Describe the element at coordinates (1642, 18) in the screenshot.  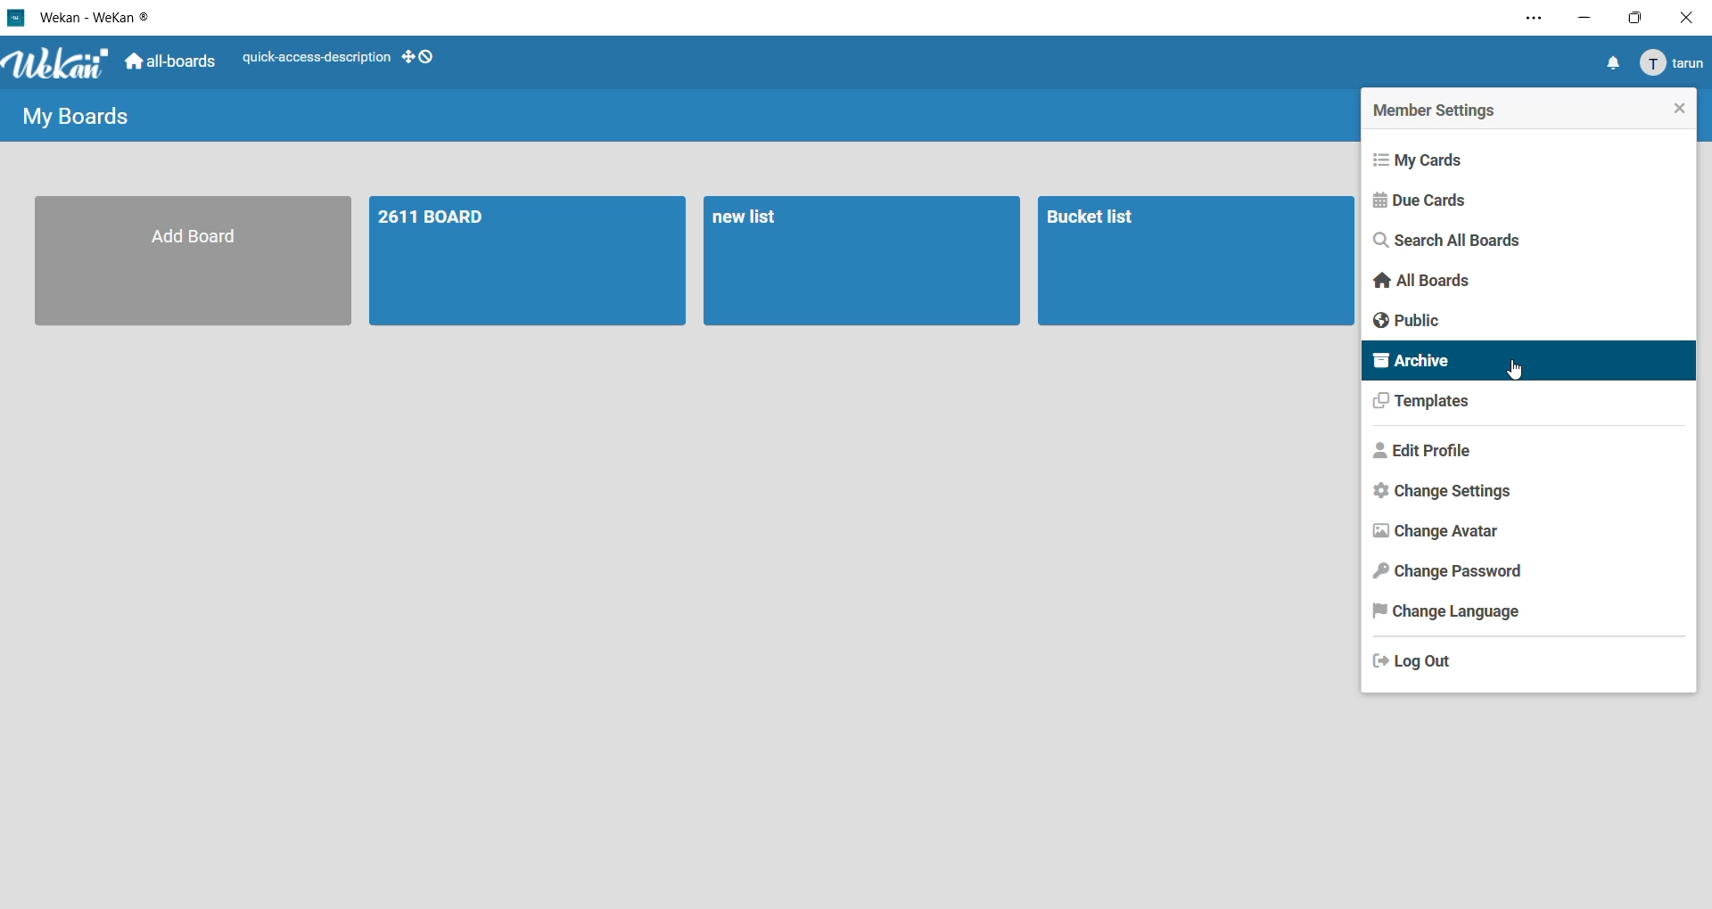
I see `maximize` at that location.